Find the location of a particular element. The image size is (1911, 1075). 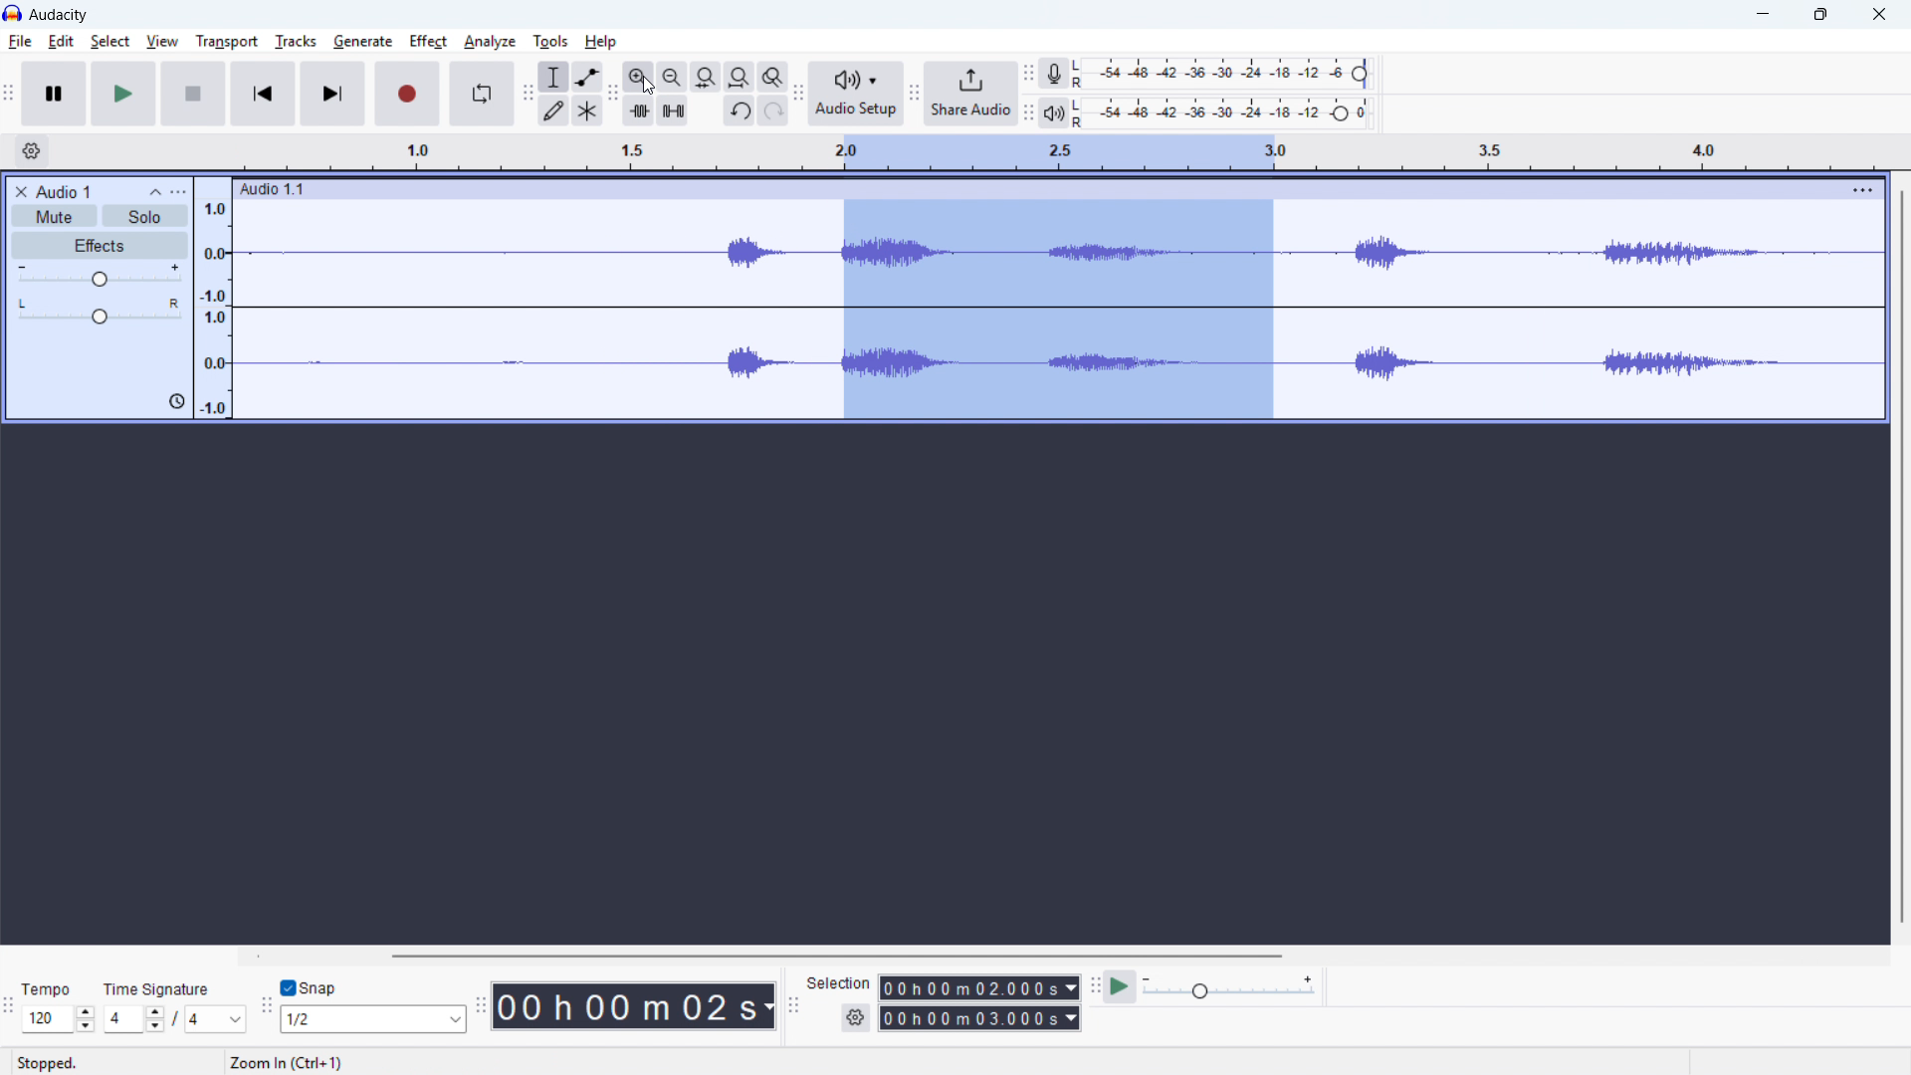

Play at speed toolbar is located at coordinates (1093, 987).